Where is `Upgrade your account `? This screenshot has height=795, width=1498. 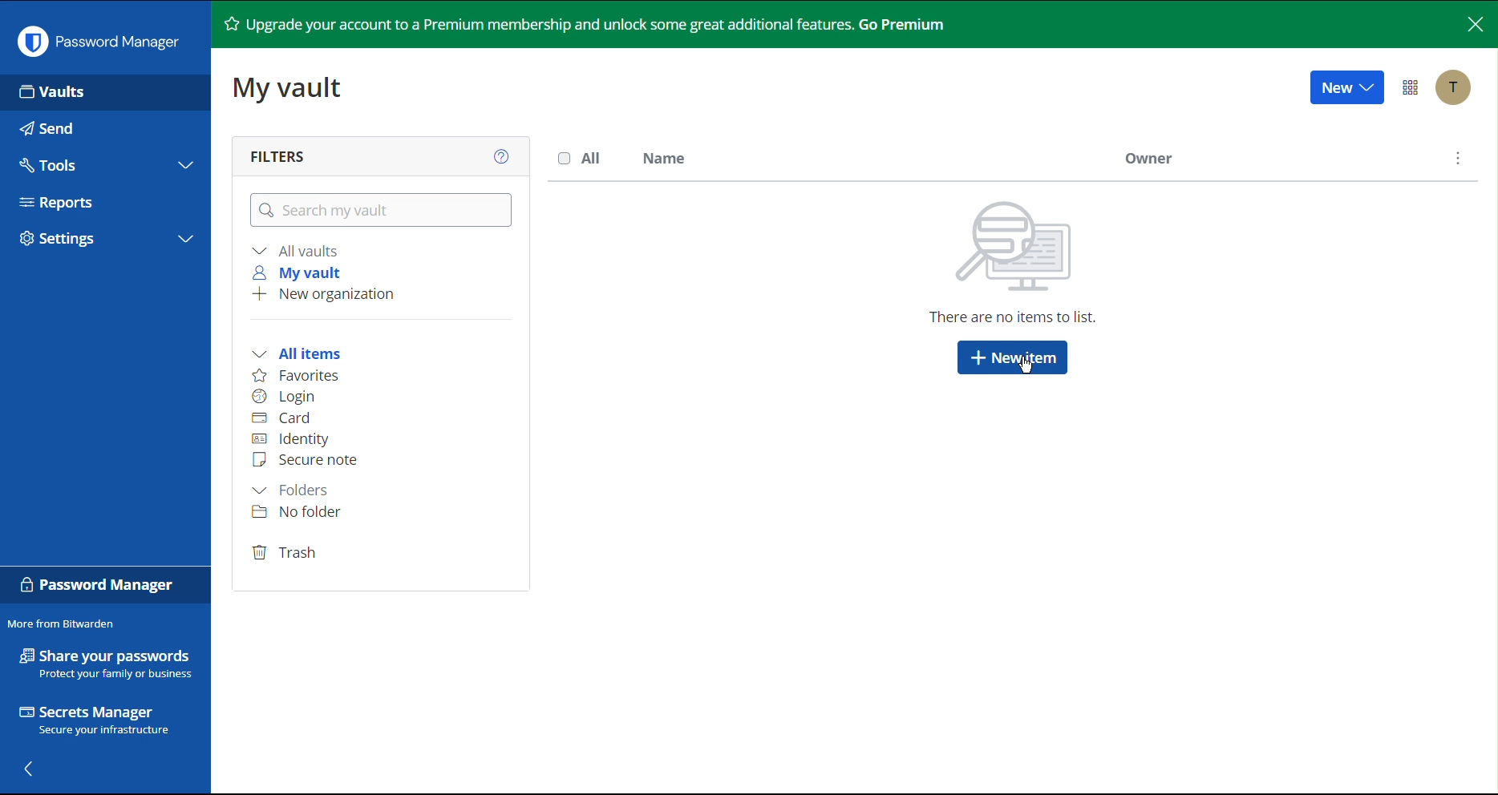
Upgrade your account  is located at coordinates (605, 23).